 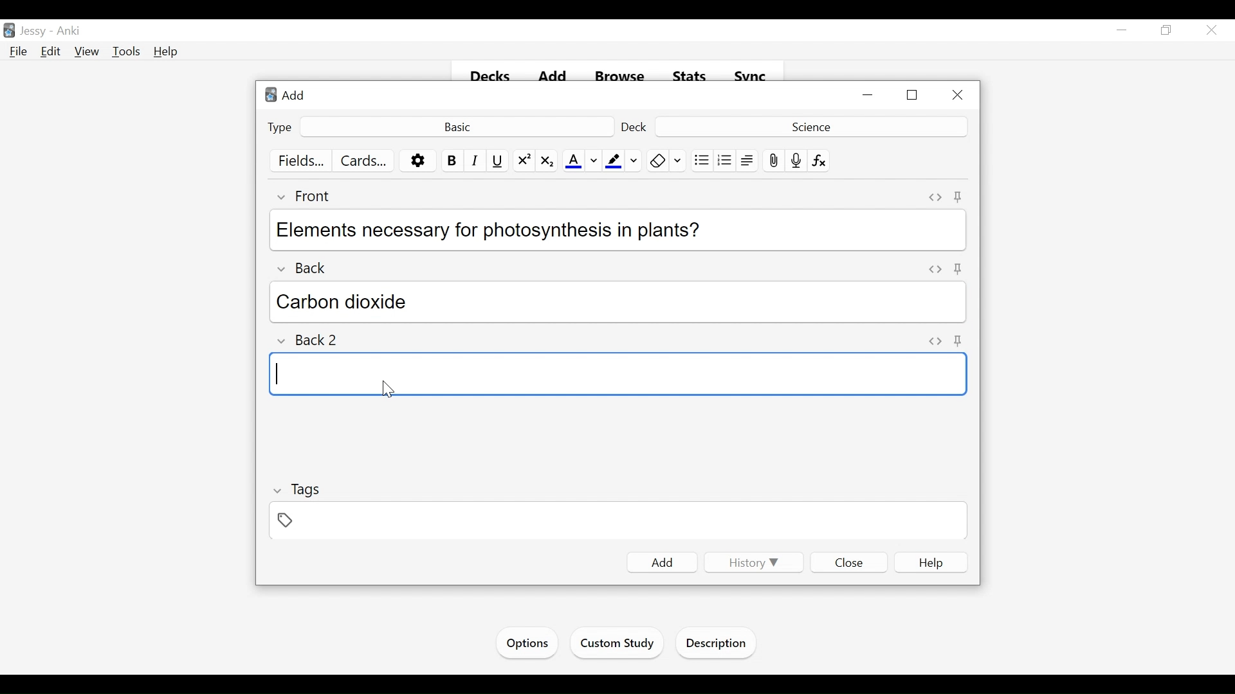 I want to click on Minimize, so click(x=869, y=96).